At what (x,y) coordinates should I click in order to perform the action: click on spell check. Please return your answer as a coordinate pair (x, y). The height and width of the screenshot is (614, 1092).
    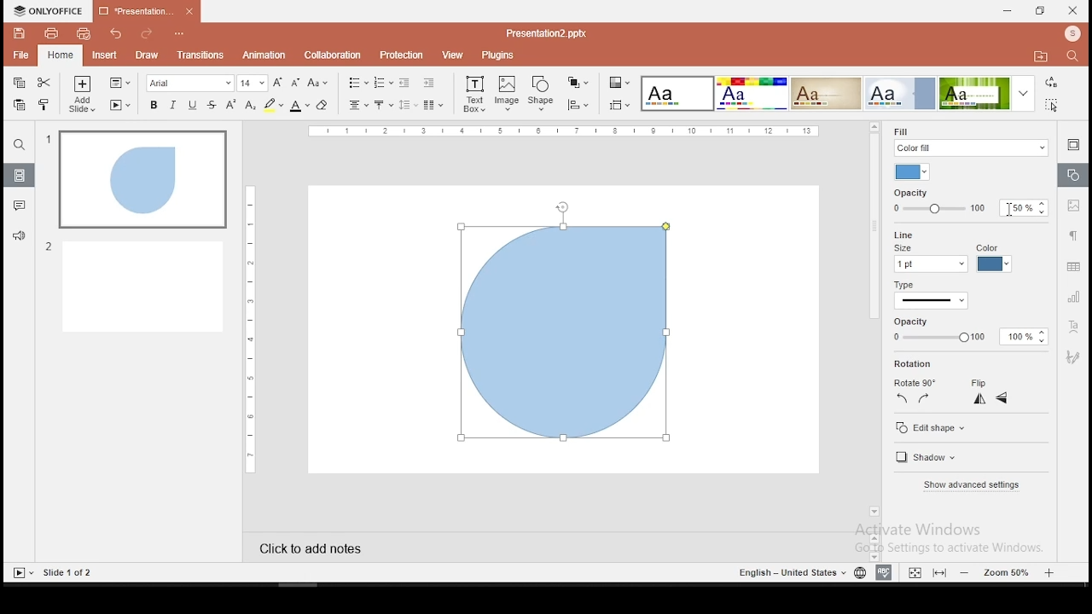
    Looking at the image, I should click on (884, 573).